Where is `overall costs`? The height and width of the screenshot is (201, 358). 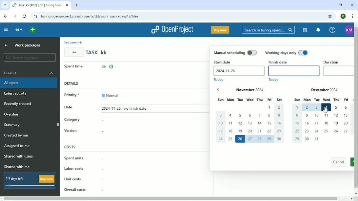
overall costs is located at coordinates (84, 188).